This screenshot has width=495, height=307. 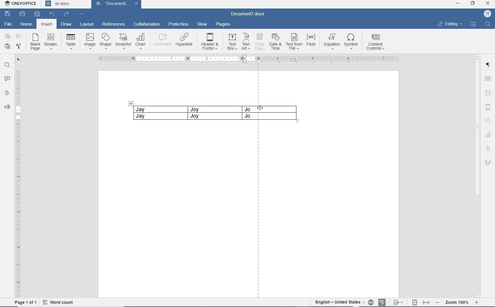 What do you see at coordinates (65, 4) in the screenshot?
I see `DOCUMENT NAME` at bounding box center [65, 4].